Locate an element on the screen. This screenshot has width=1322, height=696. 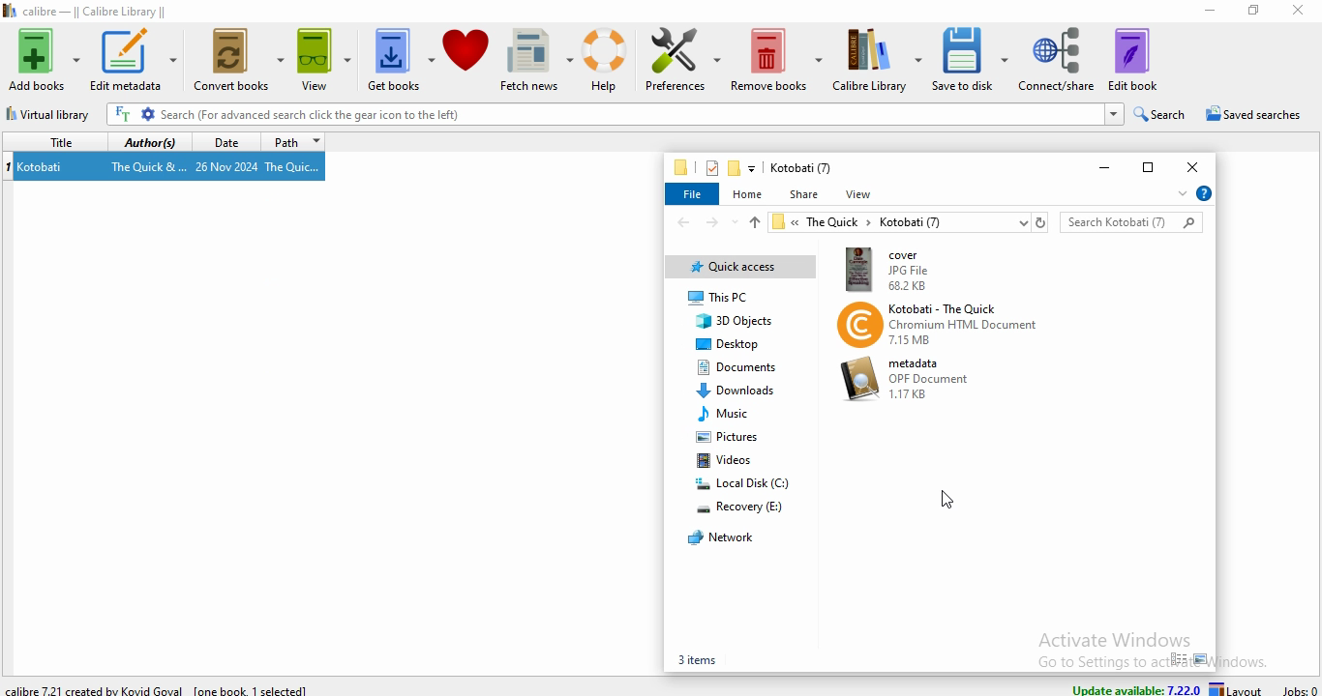
Search (For advanced search click the gear icon to the left) is located at coordinates (615, 114).